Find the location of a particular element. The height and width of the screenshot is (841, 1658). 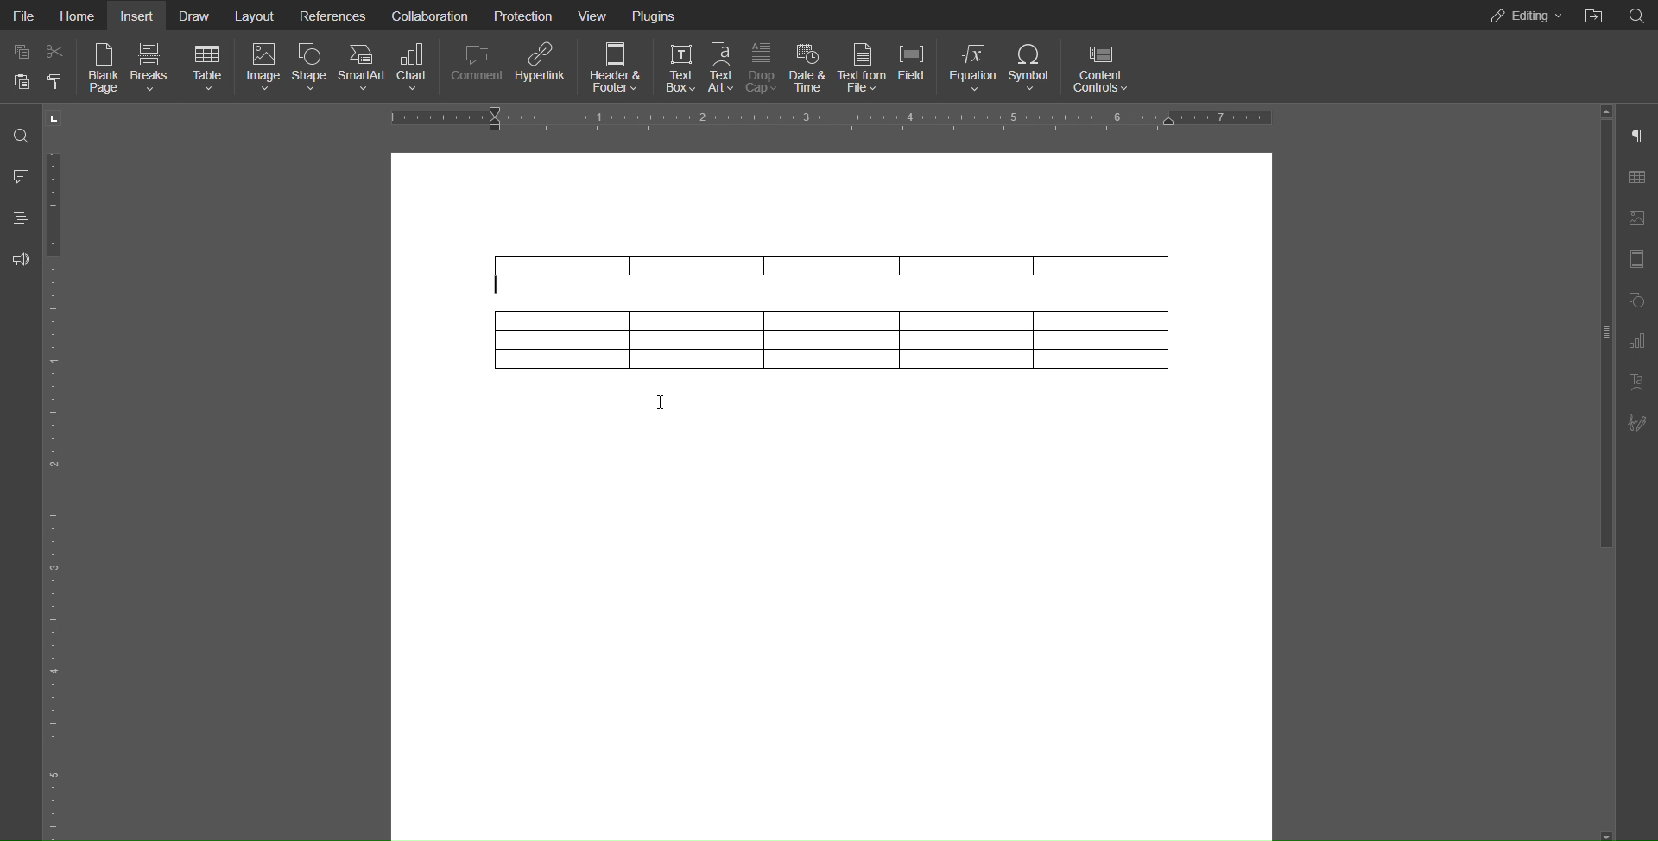

Breaks is located at coordinates (153, 67).